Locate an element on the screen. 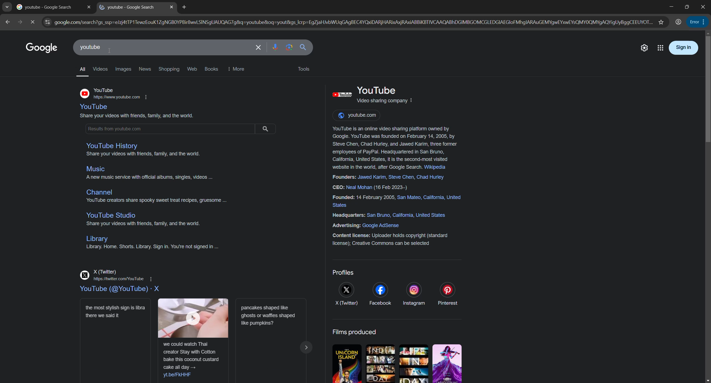  youtube studio is located at coordinates (111, 216).